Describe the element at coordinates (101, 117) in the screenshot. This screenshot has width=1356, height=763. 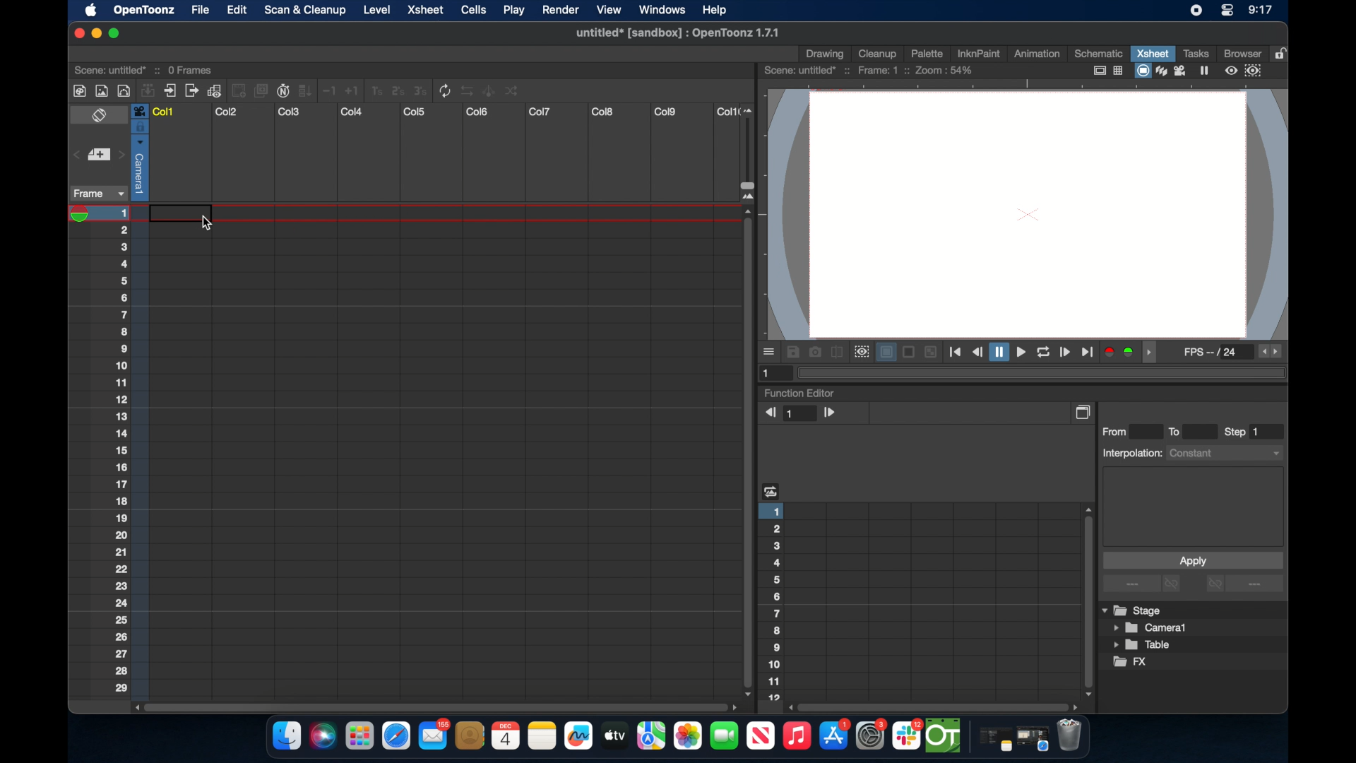
I see `toggle x sheet` at that location.